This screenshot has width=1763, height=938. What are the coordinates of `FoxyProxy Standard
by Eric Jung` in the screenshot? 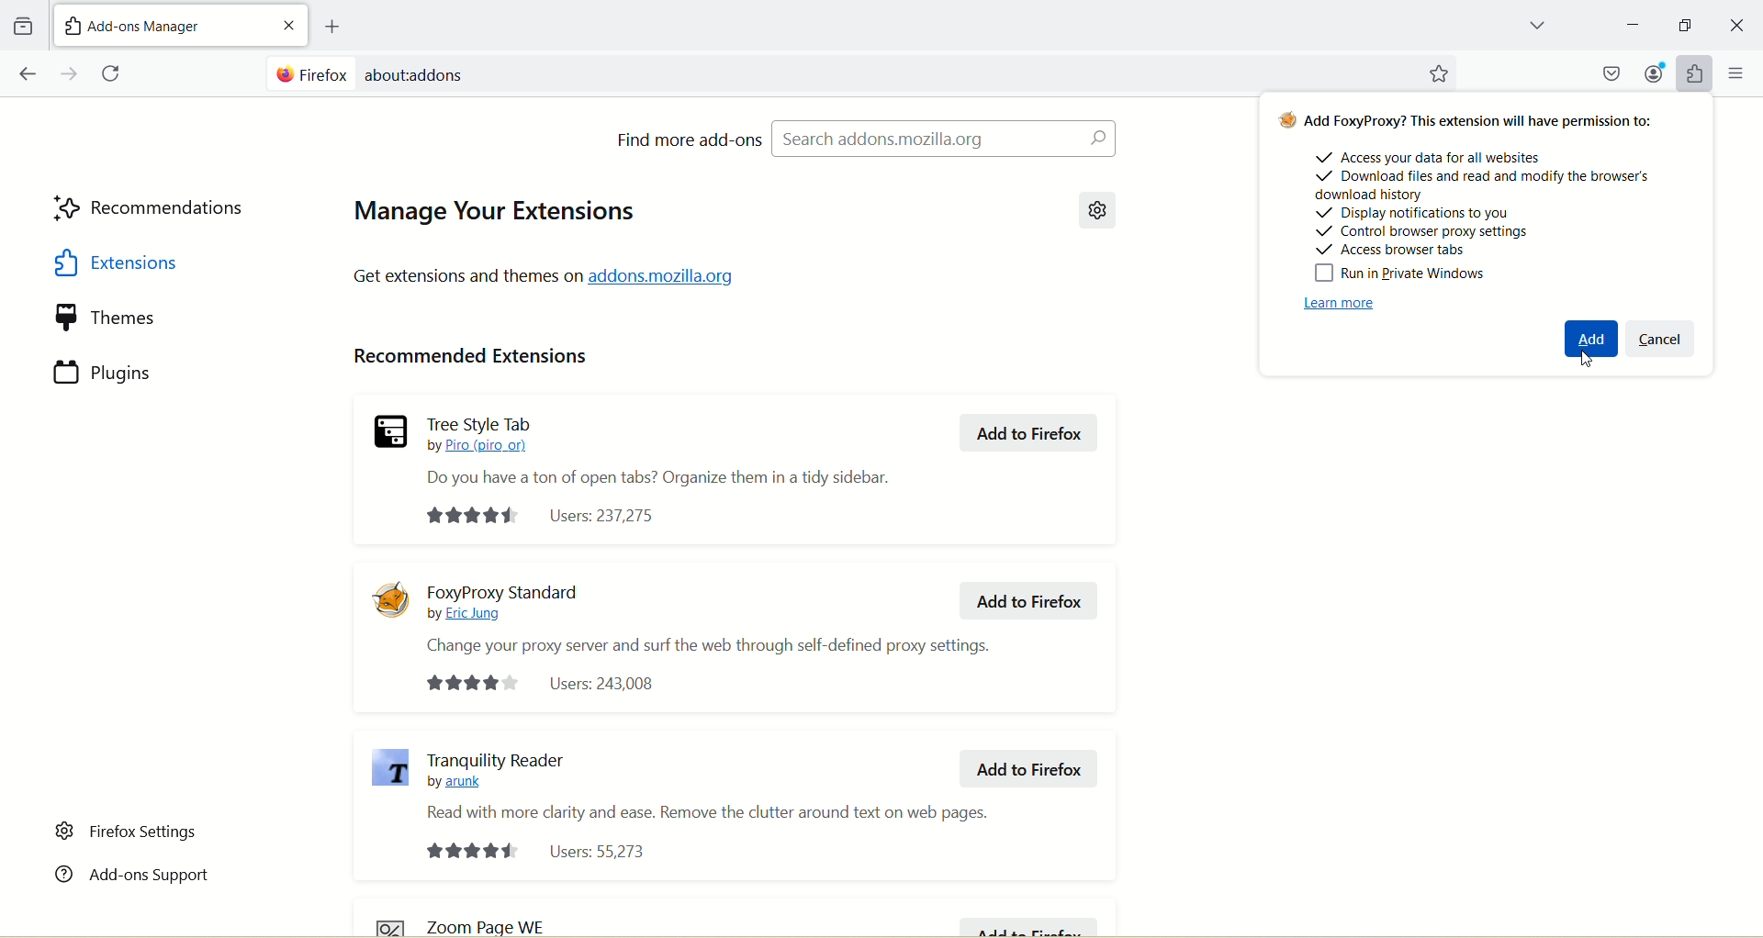 It's located at (505, 603).